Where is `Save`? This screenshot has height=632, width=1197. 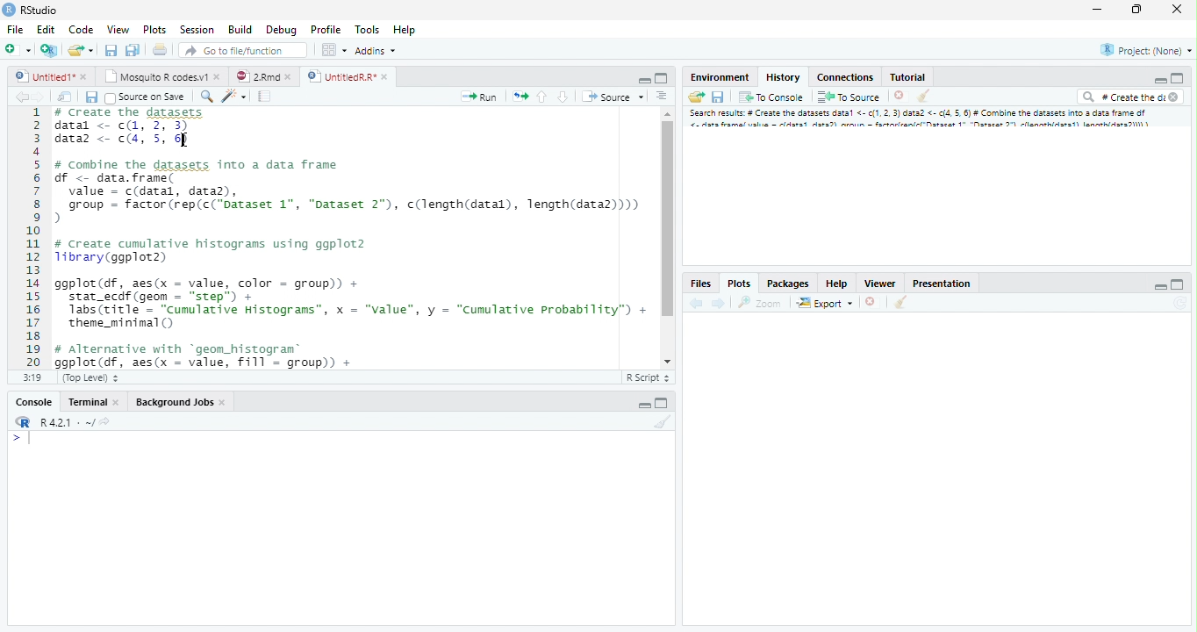
Save is located at coordinates (91, 97).